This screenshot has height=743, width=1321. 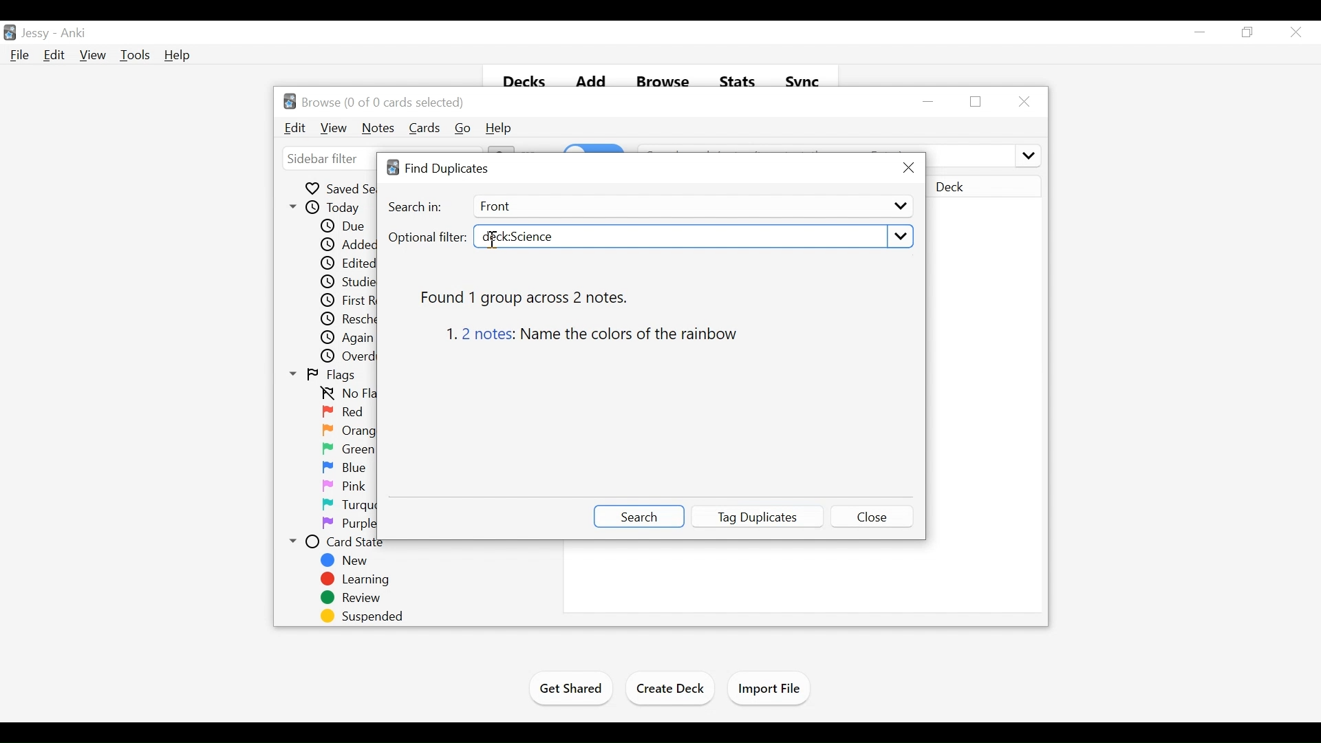 I want to click on Insertion cursor, so click(x=492, y=244).